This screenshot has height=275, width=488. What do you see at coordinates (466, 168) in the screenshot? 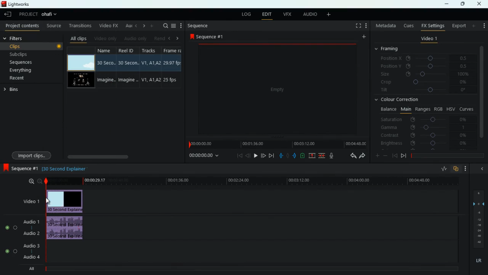
I see `more` at bounding box center [466, 168].